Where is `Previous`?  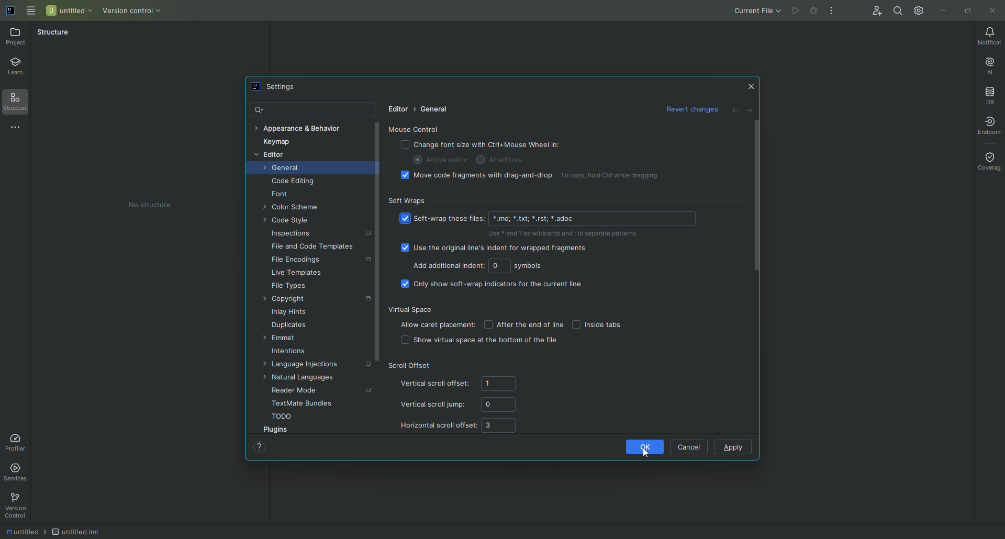 Previous is located at coordinates (734, 111).